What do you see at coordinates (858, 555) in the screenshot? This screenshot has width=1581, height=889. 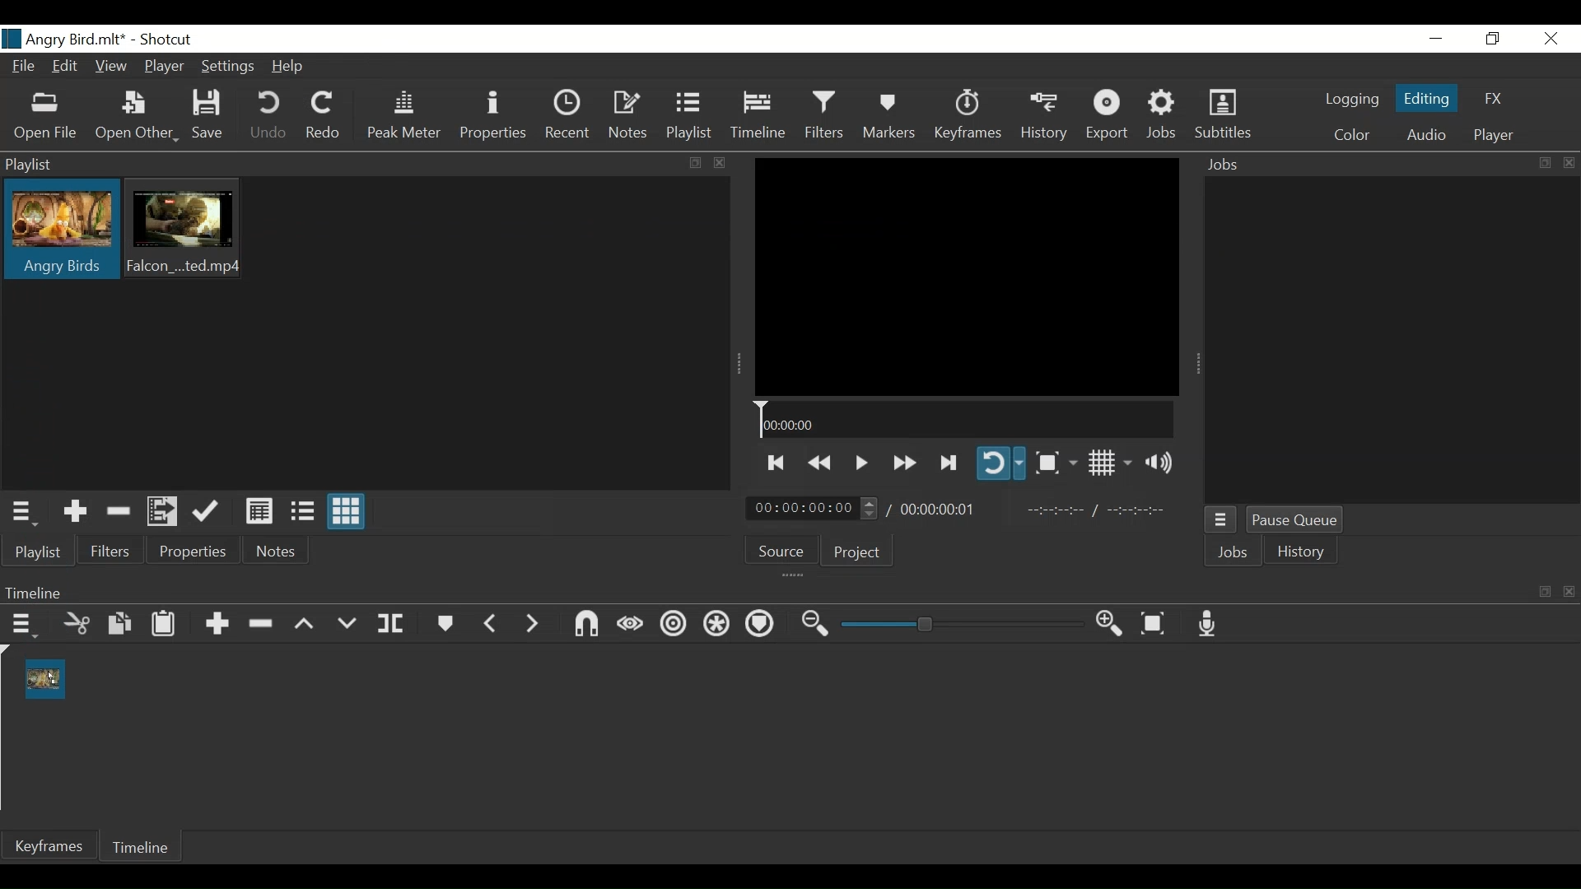 I see `Project` at bounding box center [858, 555].